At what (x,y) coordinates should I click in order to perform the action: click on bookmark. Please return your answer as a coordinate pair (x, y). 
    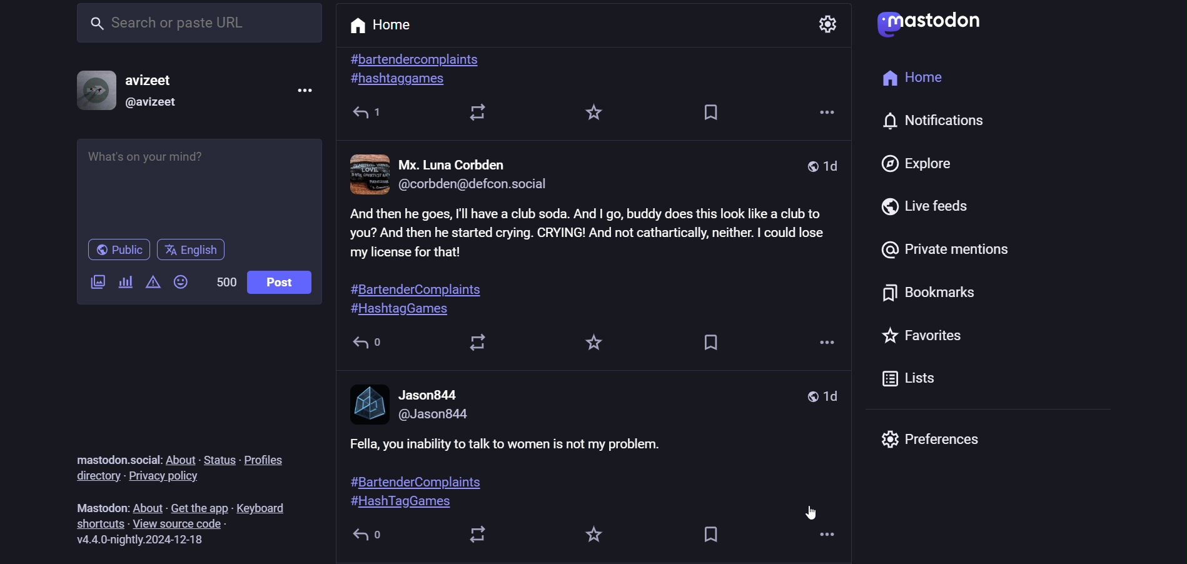
    Looking at the image, I should click on (713, 536).